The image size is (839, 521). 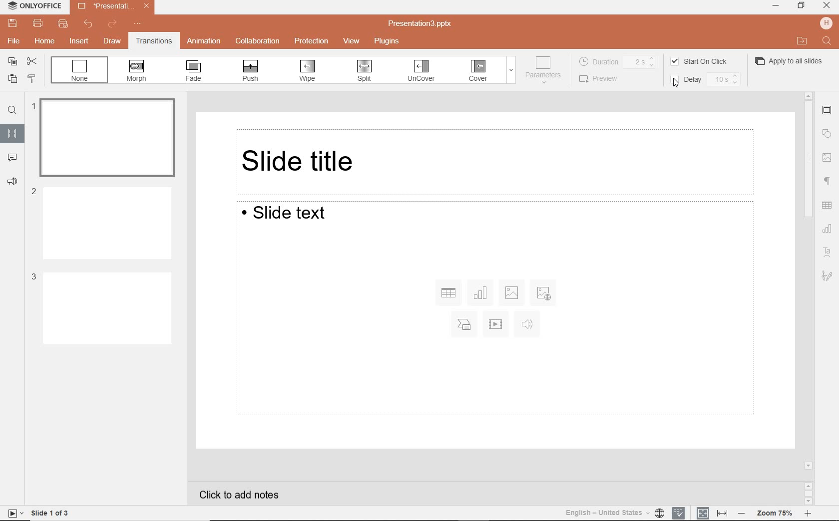 I want to click on chart settings, so click(x=827, y=229).